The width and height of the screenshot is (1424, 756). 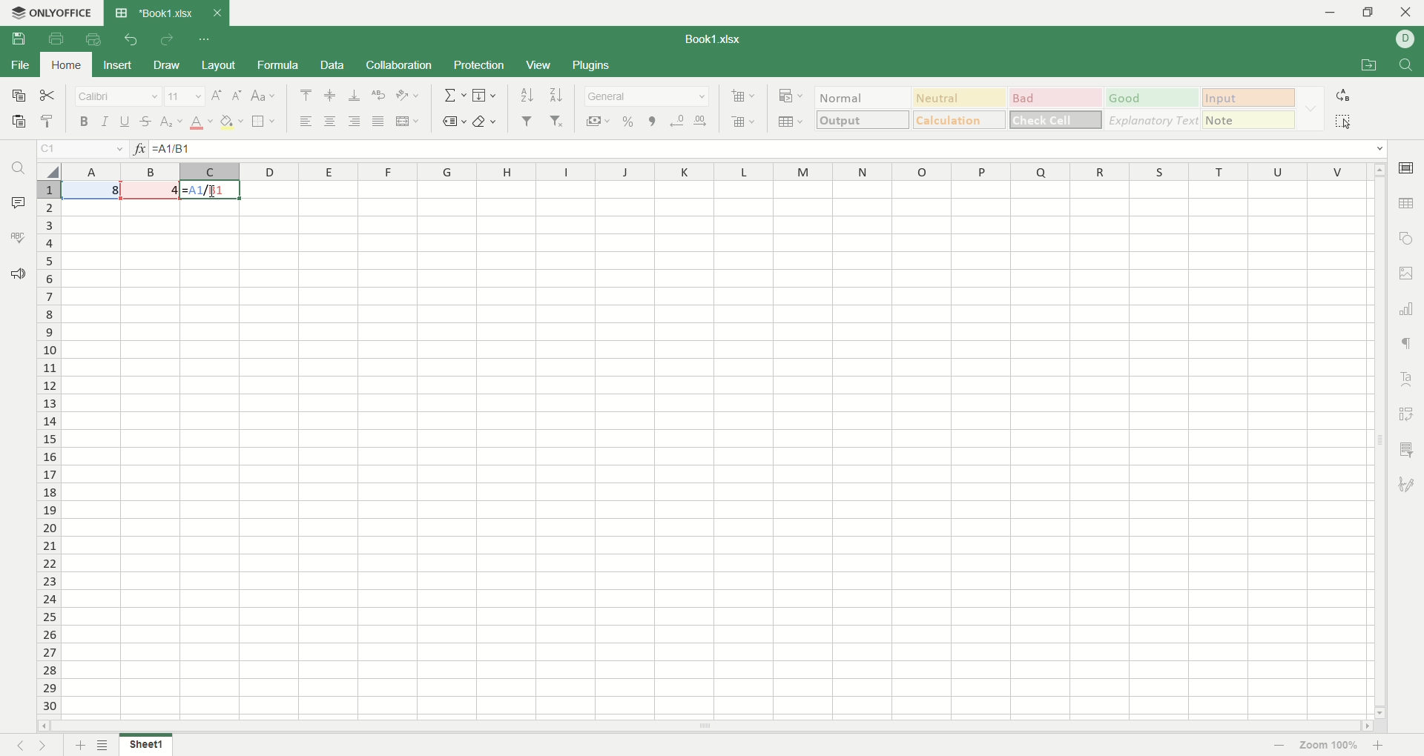 I want to click on insert, so click(x=116, y=66).